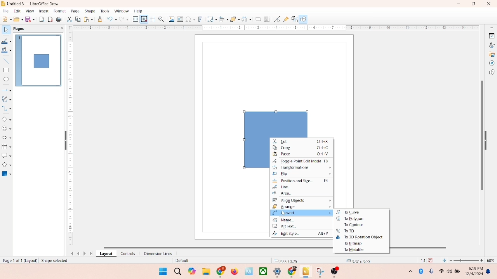  Describe the element at coordinates (31, 19) in the screenshot. I see `save` at that location.